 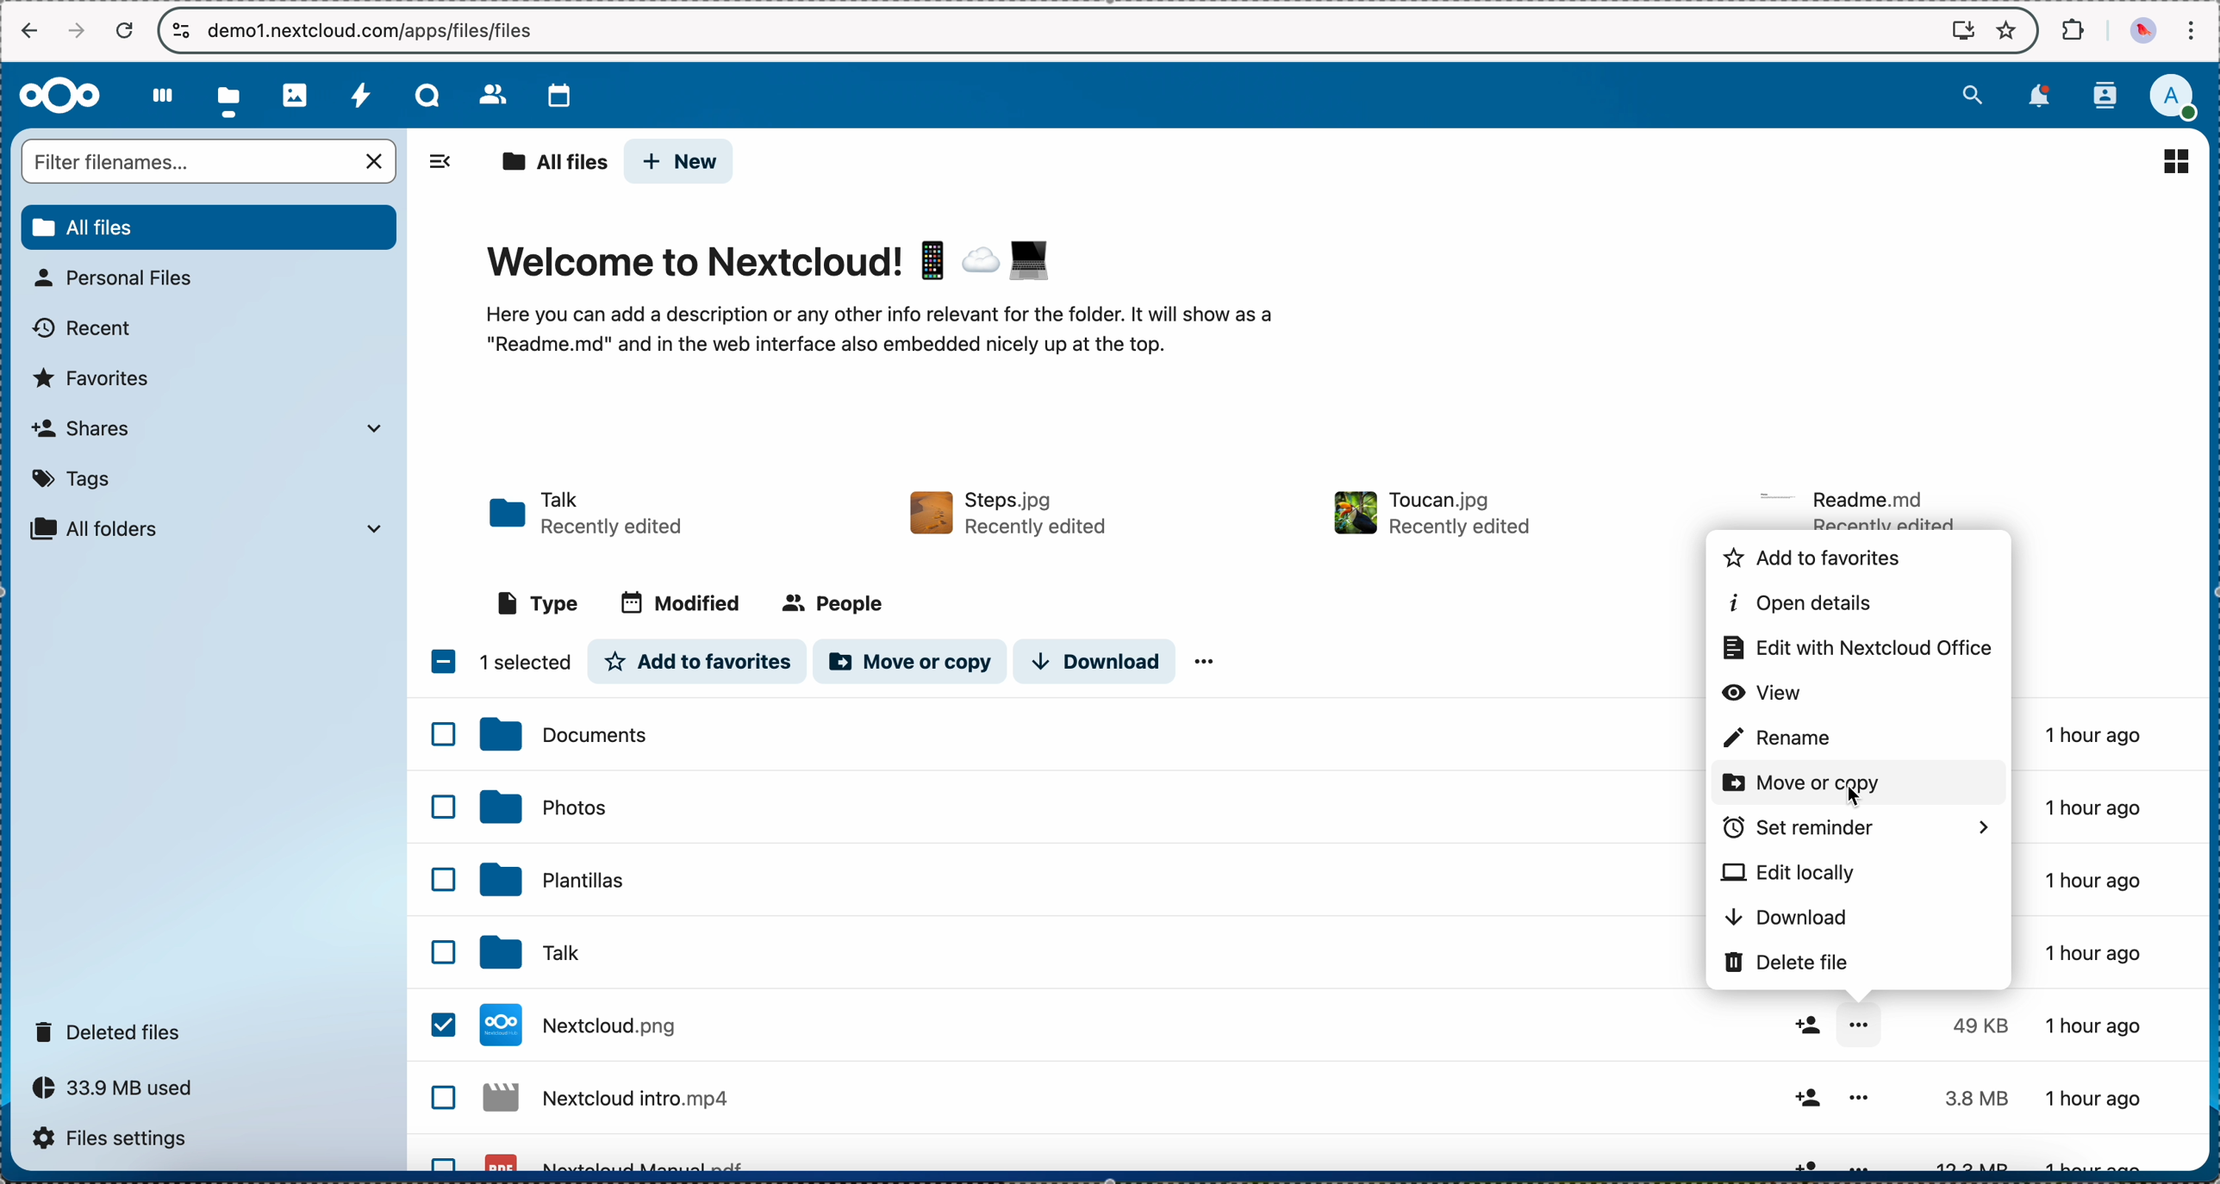 I want to click on notifications, so click(x=2042, y=97).